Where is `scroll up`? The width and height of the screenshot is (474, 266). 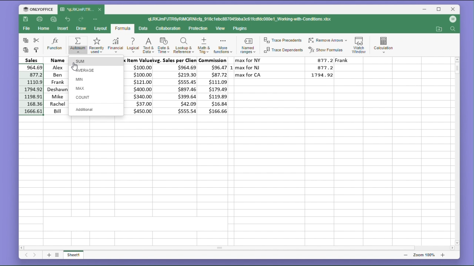
scroll up is located at coordinates (457, 59).